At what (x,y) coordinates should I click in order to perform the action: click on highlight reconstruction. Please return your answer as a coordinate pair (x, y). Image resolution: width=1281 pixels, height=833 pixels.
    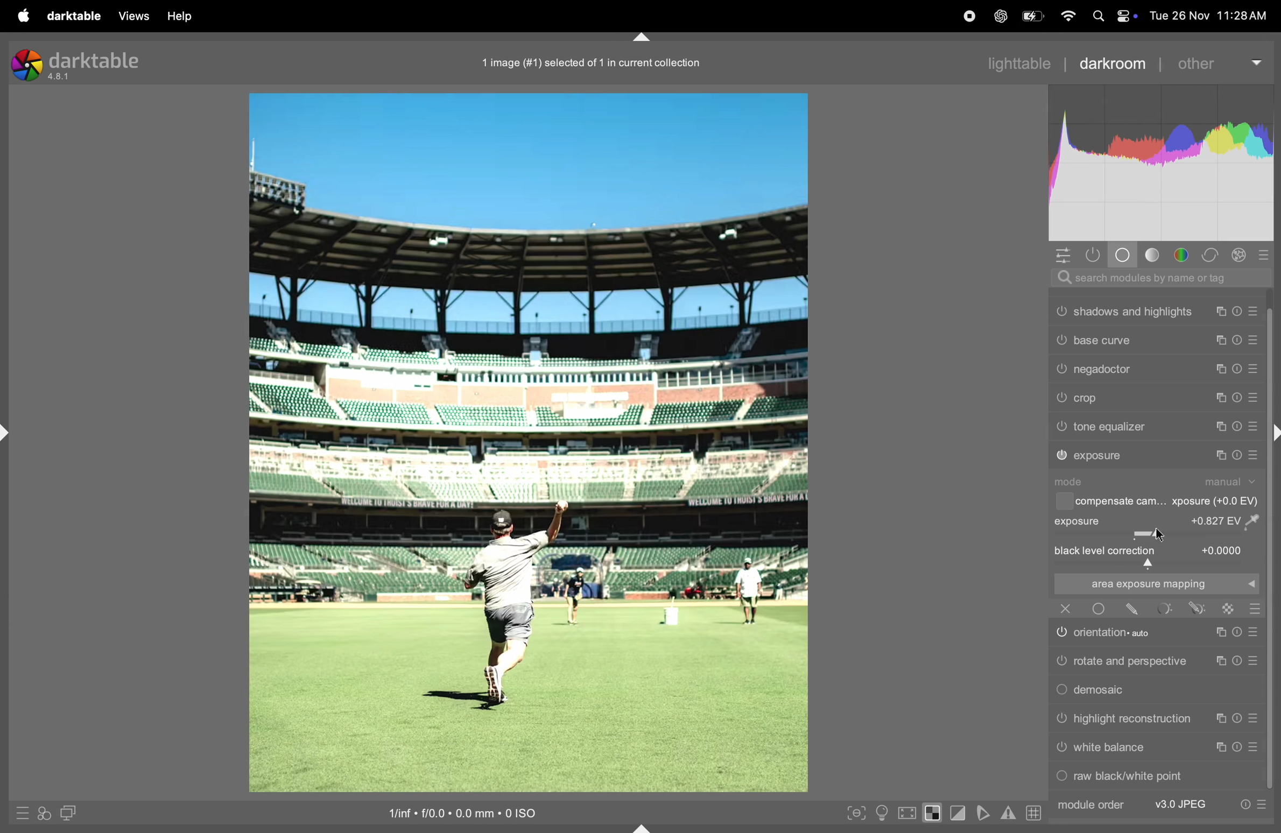
    Looking at the image, I should click on (1135, 719).